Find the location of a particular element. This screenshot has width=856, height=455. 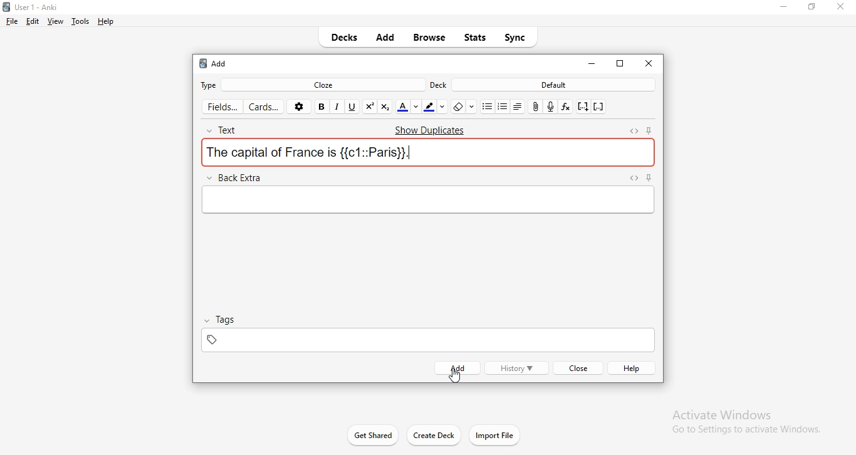

font is located at coordinates (408, 107).